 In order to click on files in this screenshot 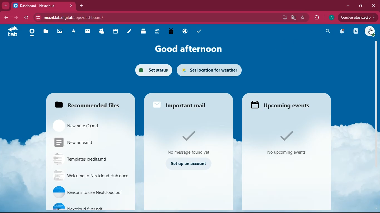, I will do `click(45, 32)`.